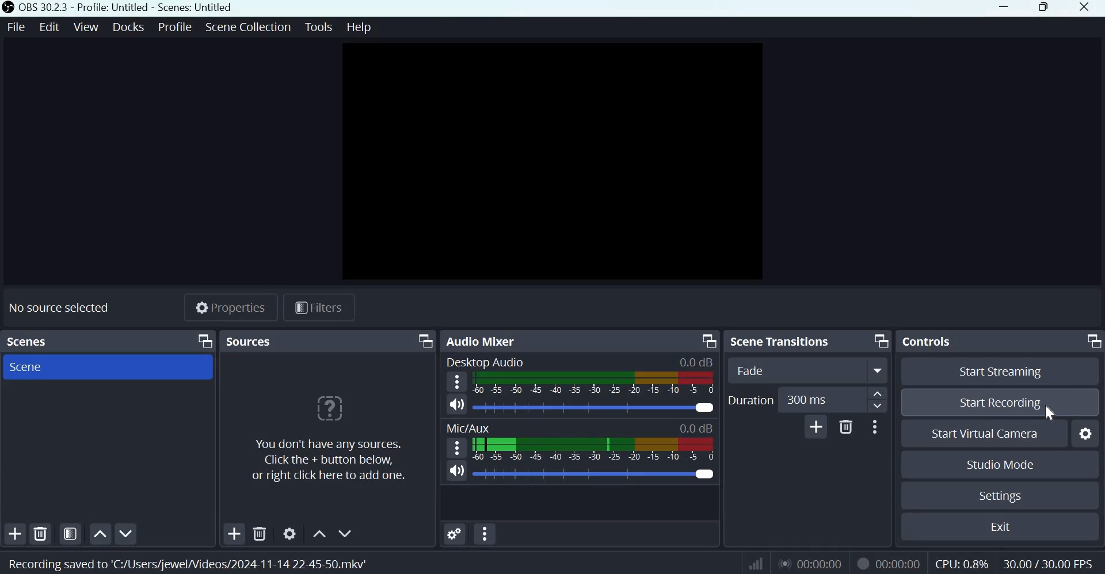 Image resolution: width=1105 pixels, height=574 pixels. Describe the element at coordinates (188, 564) in the screenshot. I see `Recording saved to C:/Users/jewel/videos/2024-11-14 22-45-50/mkv` at that location.